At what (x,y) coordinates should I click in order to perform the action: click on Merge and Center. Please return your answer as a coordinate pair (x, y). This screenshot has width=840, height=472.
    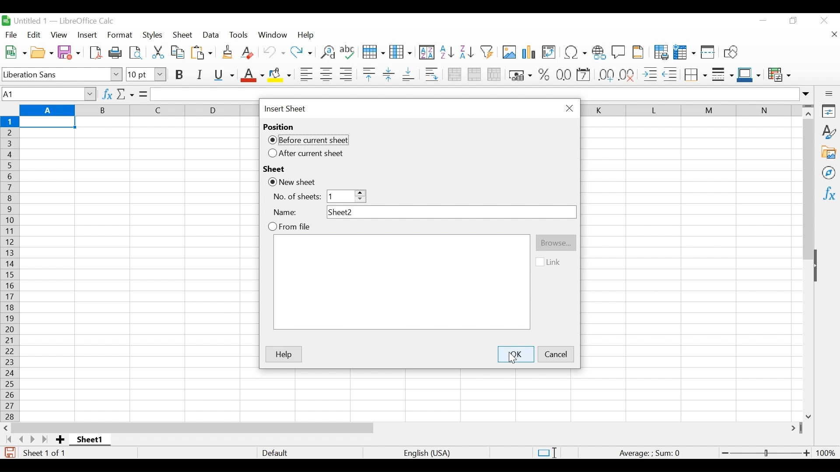
    Looking at the image, I should click on (453, 74).